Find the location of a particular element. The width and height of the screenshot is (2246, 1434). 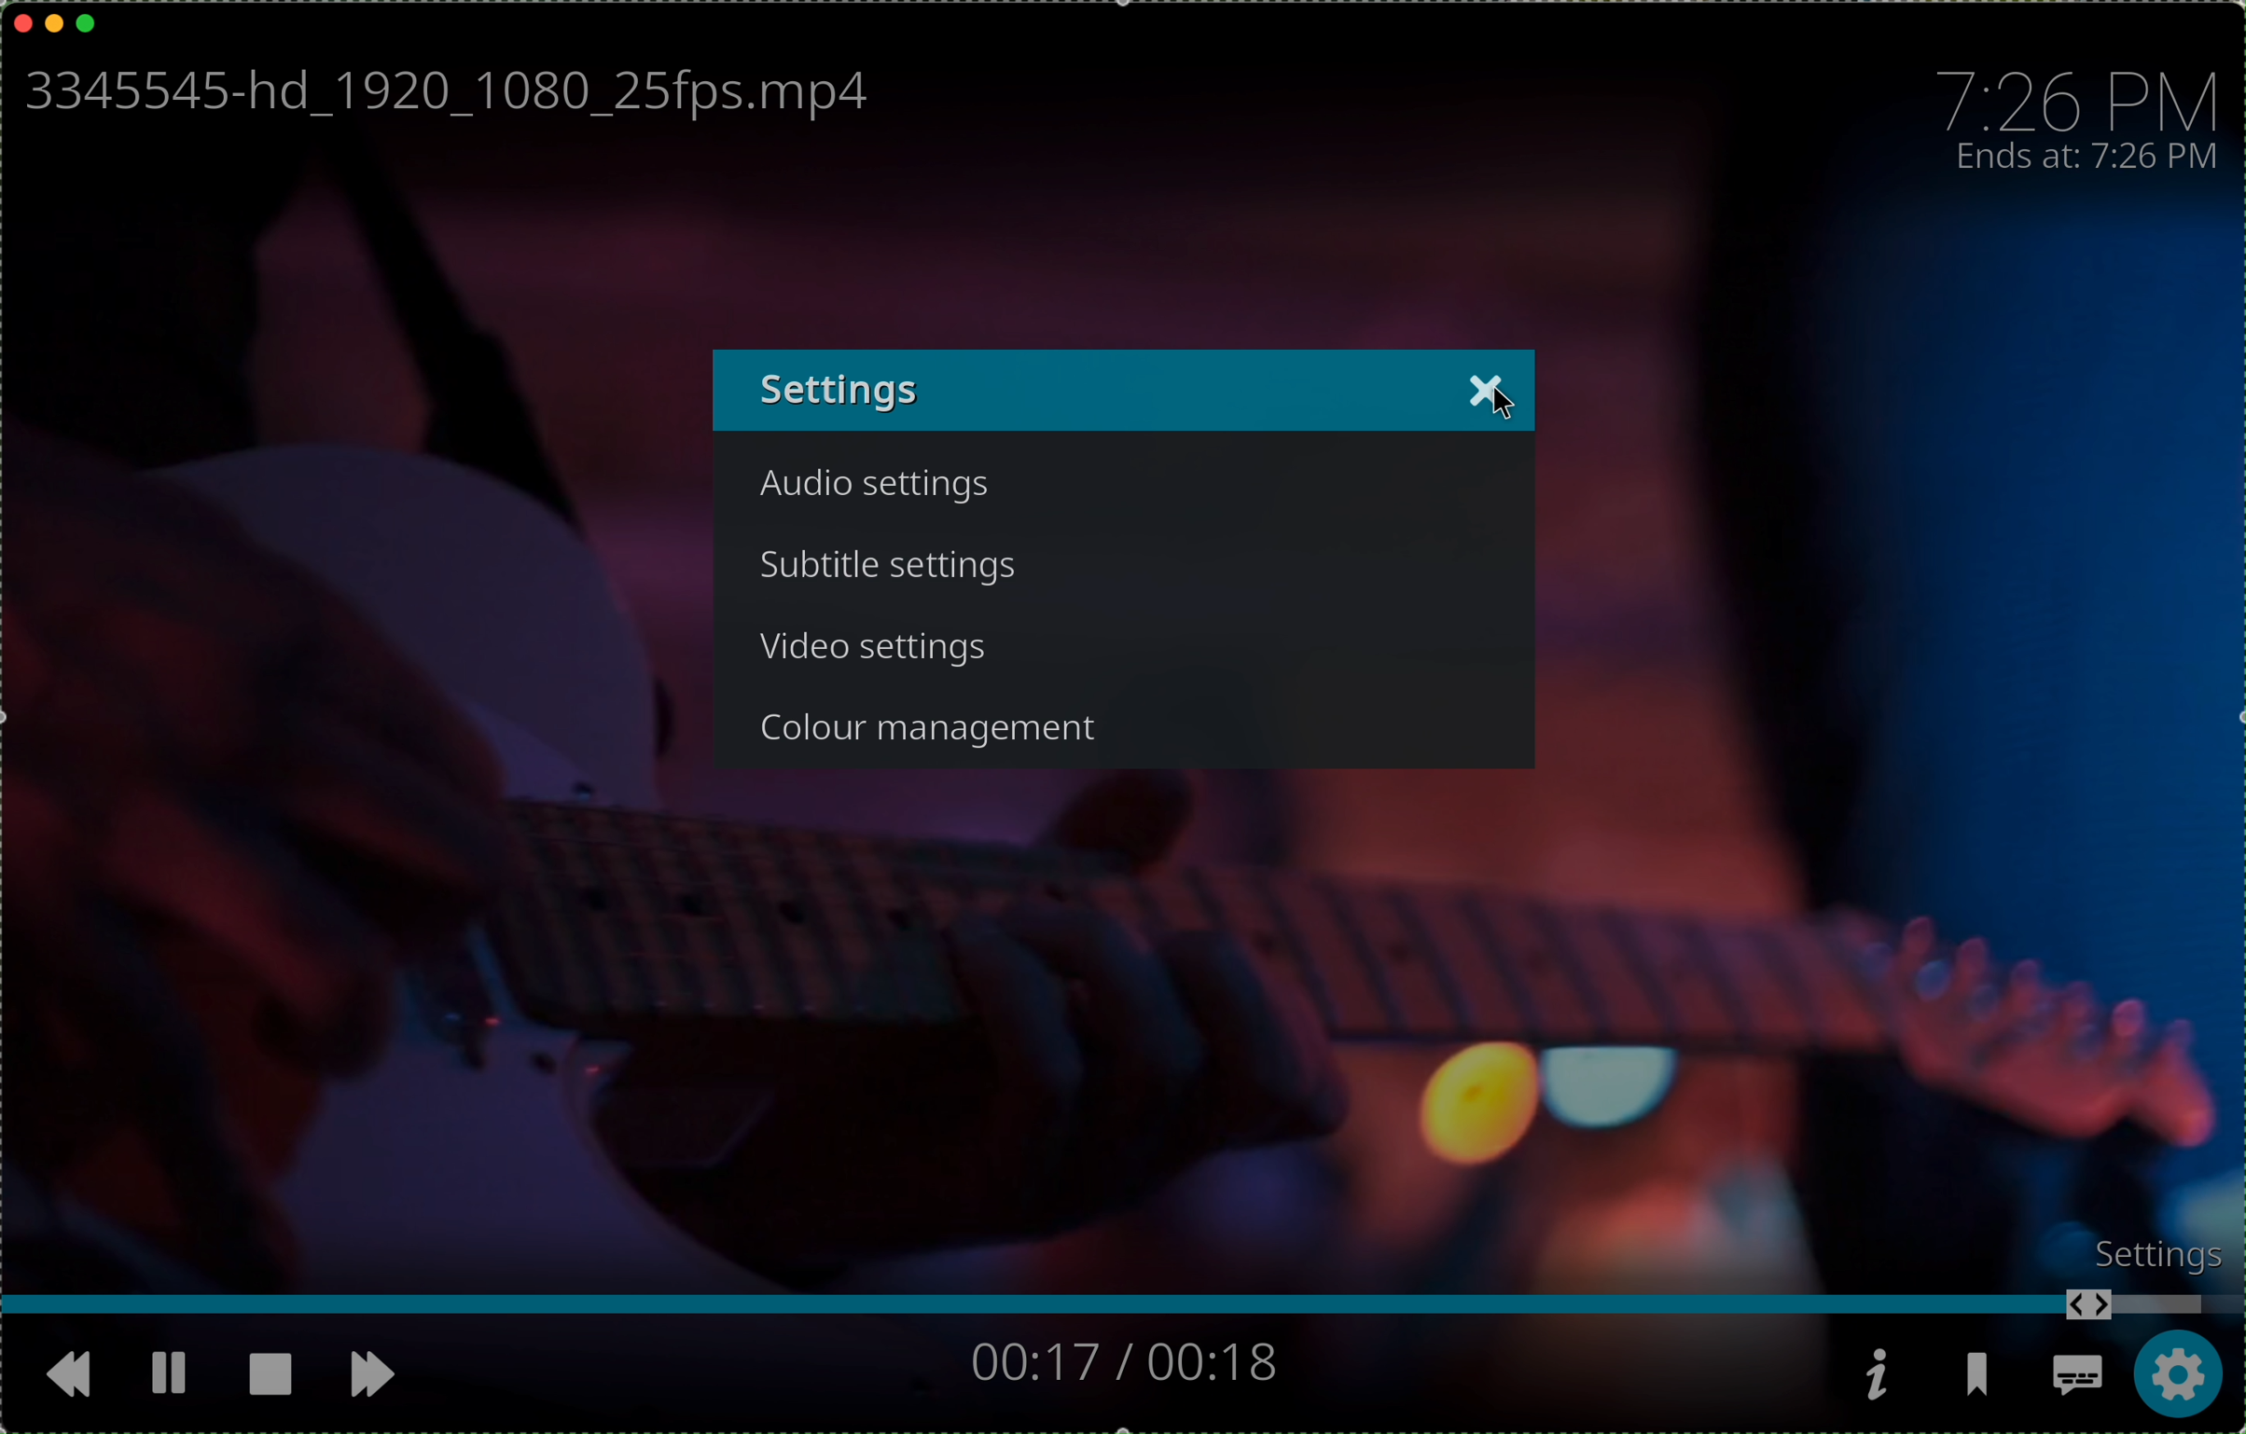

subtitles is located at coordinates (2077, 1380).